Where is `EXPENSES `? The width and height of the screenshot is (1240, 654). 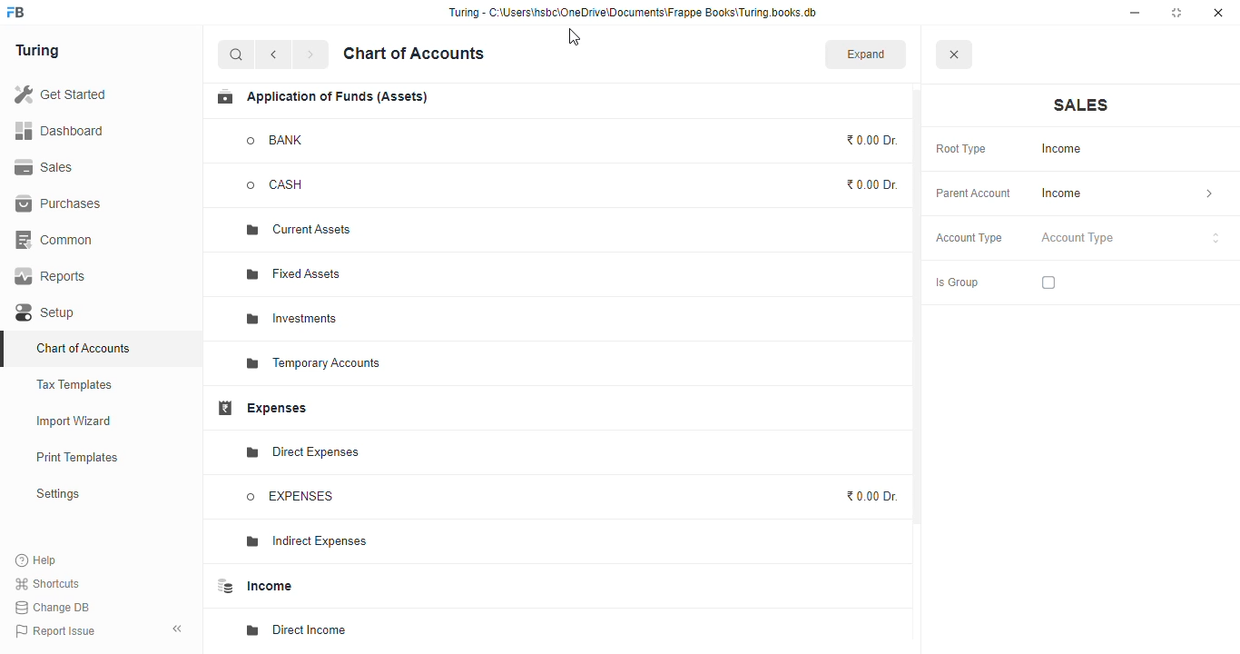 EXPENSES  is located at coordinates (290, 497).